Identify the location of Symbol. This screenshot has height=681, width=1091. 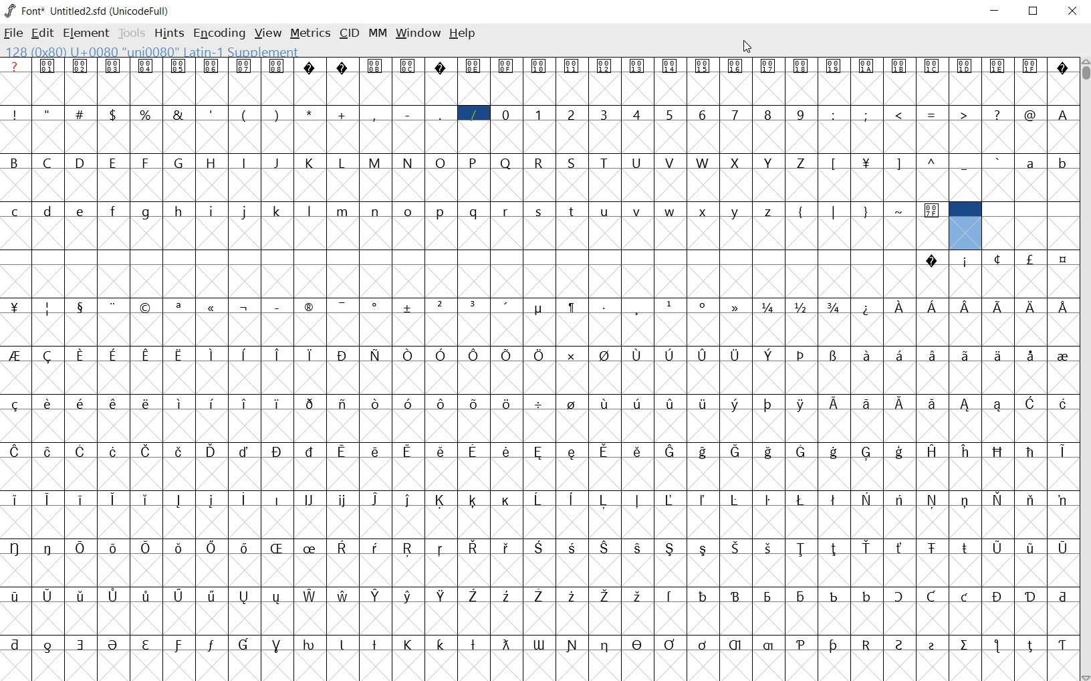
(735, 354).